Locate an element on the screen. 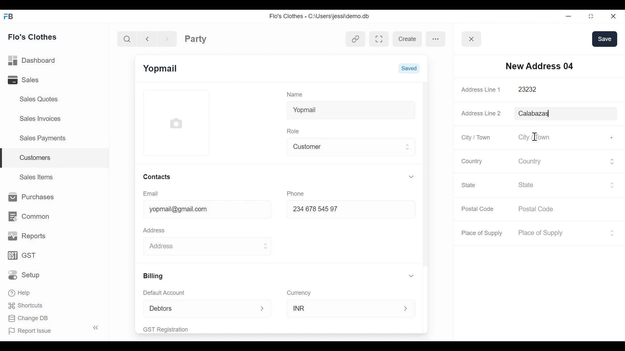 This screenshot has height=351, width=625. Party is located at coordinates (196, 39).